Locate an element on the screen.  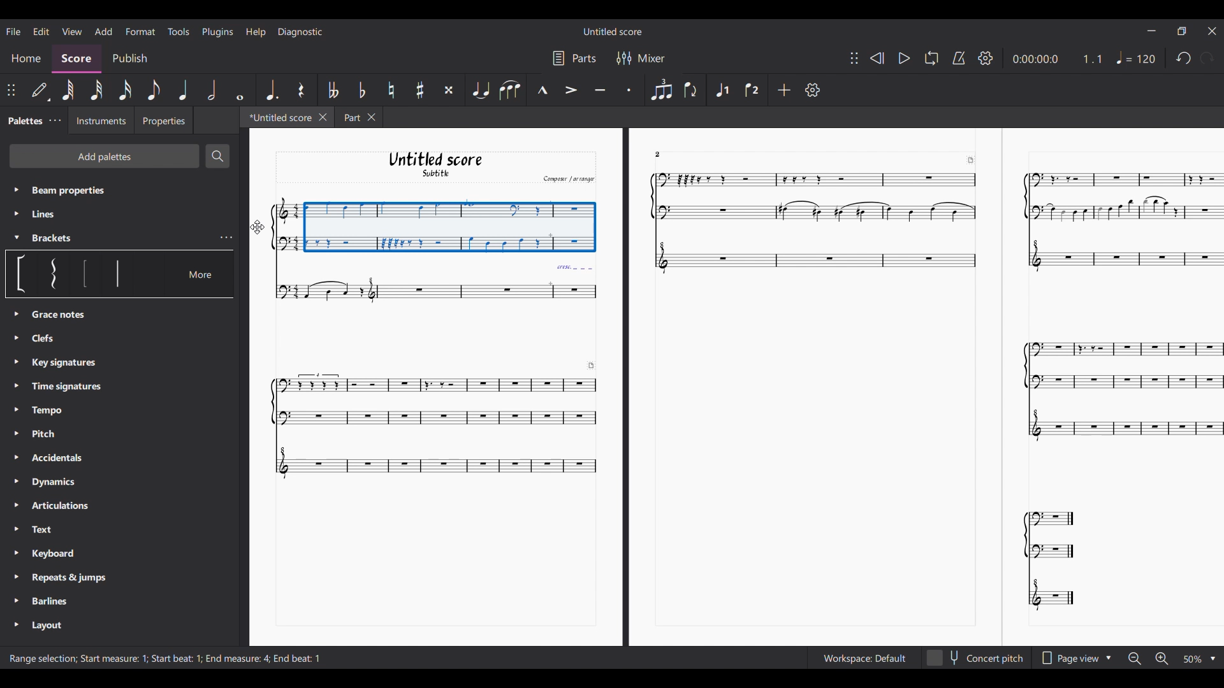
 is located at coordinates (1127, 219).